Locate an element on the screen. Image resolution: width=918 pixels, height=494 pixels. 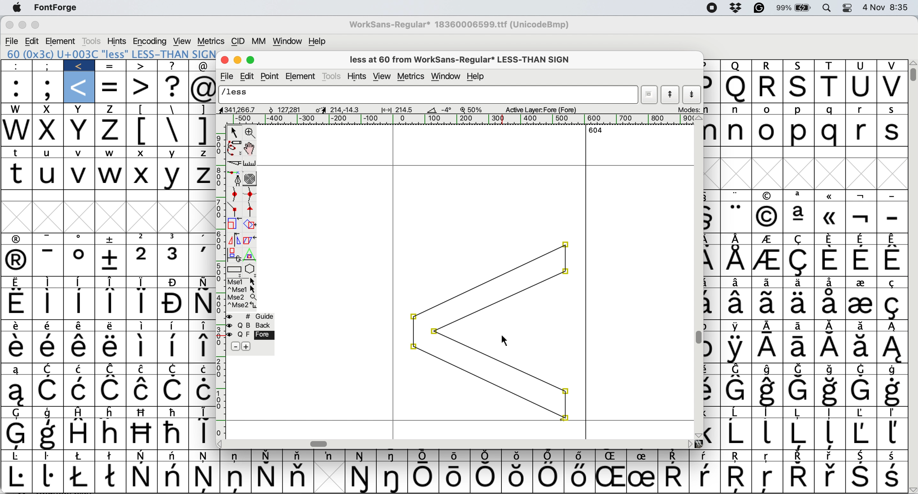
Symbol is located at coordinates (860, 348).